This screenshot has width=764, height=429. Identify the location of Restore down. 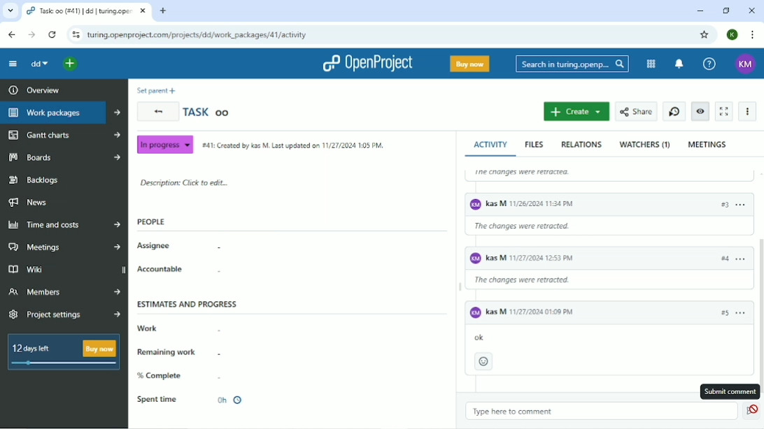
(727, 11).